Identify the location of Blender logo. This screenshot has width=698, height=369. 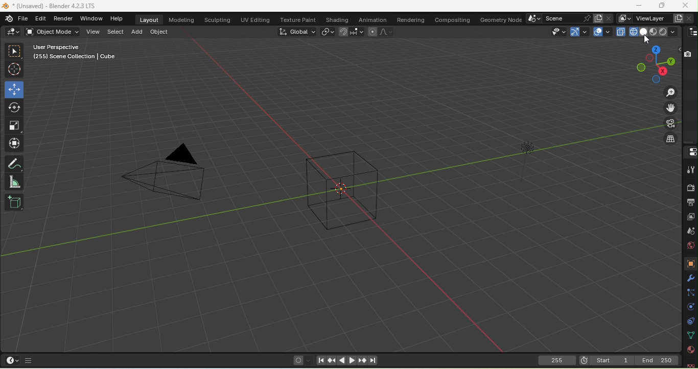
(8, 19).